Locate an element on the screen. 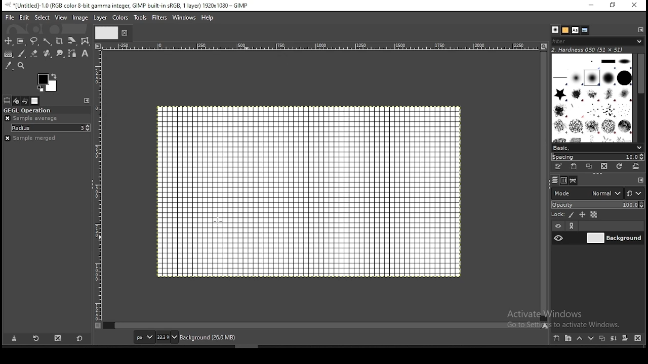 This screenshot has width=648, height=364. background (19.3mb) is located at coordinates (208, 337).